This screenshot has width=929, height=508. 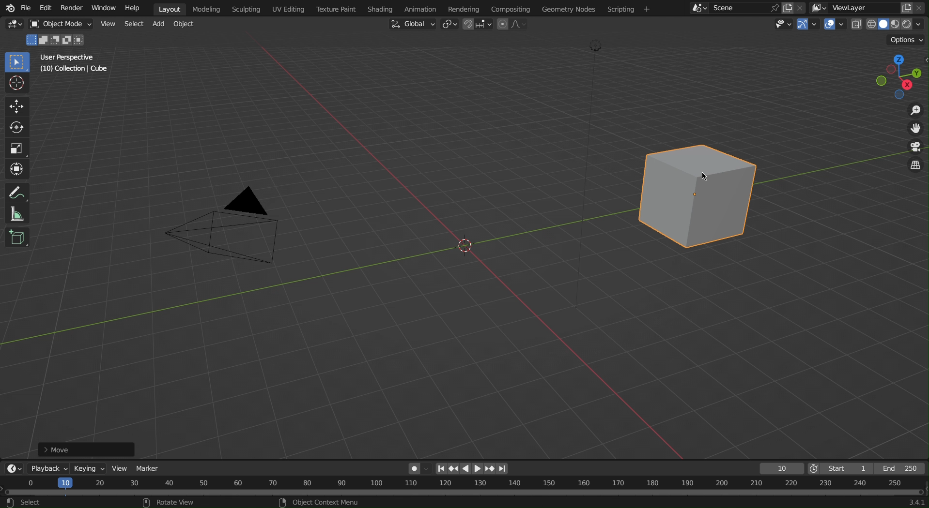 I want to click on Layout, so click(x=171, y=8).